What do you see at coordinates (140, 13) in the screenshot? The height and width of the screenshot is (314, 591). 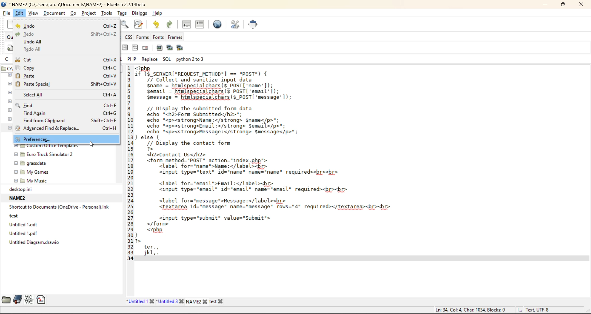 I see `dialogs` at bounding box center [140, 13].